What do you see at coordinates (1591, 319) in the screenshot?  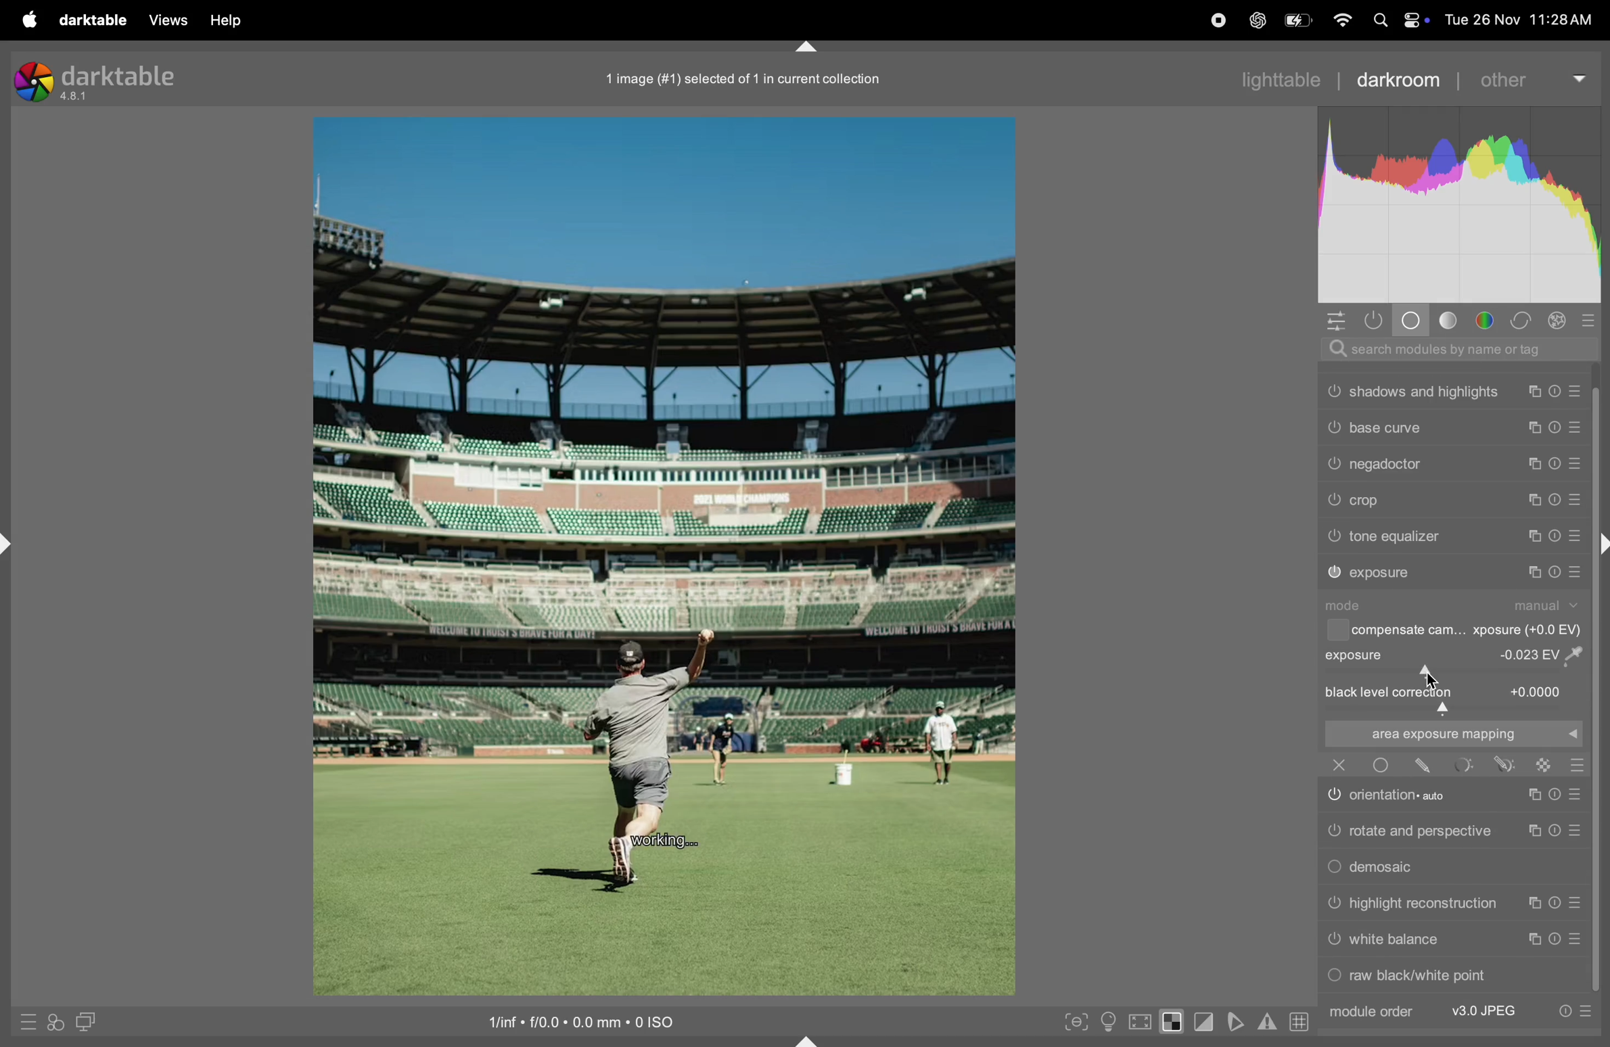 I see `presets` at bounding box center [1591, 319].